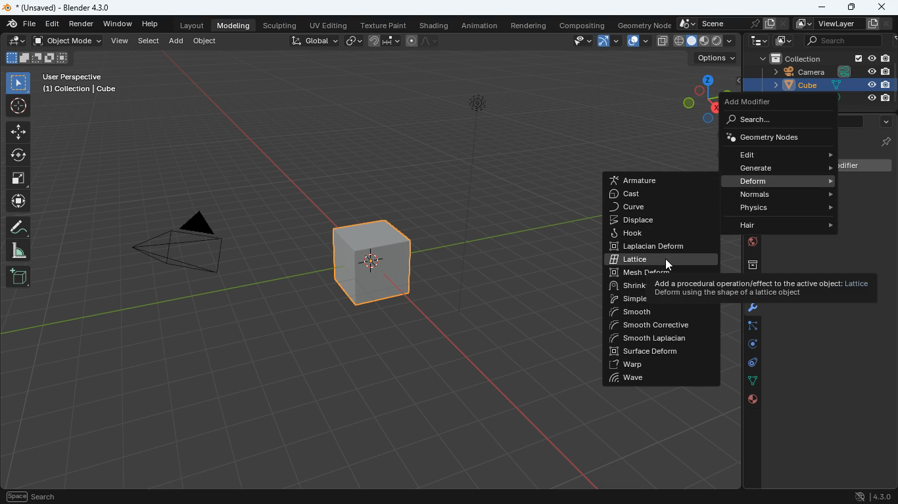  I want to click on geometry node, so click(646, 25).